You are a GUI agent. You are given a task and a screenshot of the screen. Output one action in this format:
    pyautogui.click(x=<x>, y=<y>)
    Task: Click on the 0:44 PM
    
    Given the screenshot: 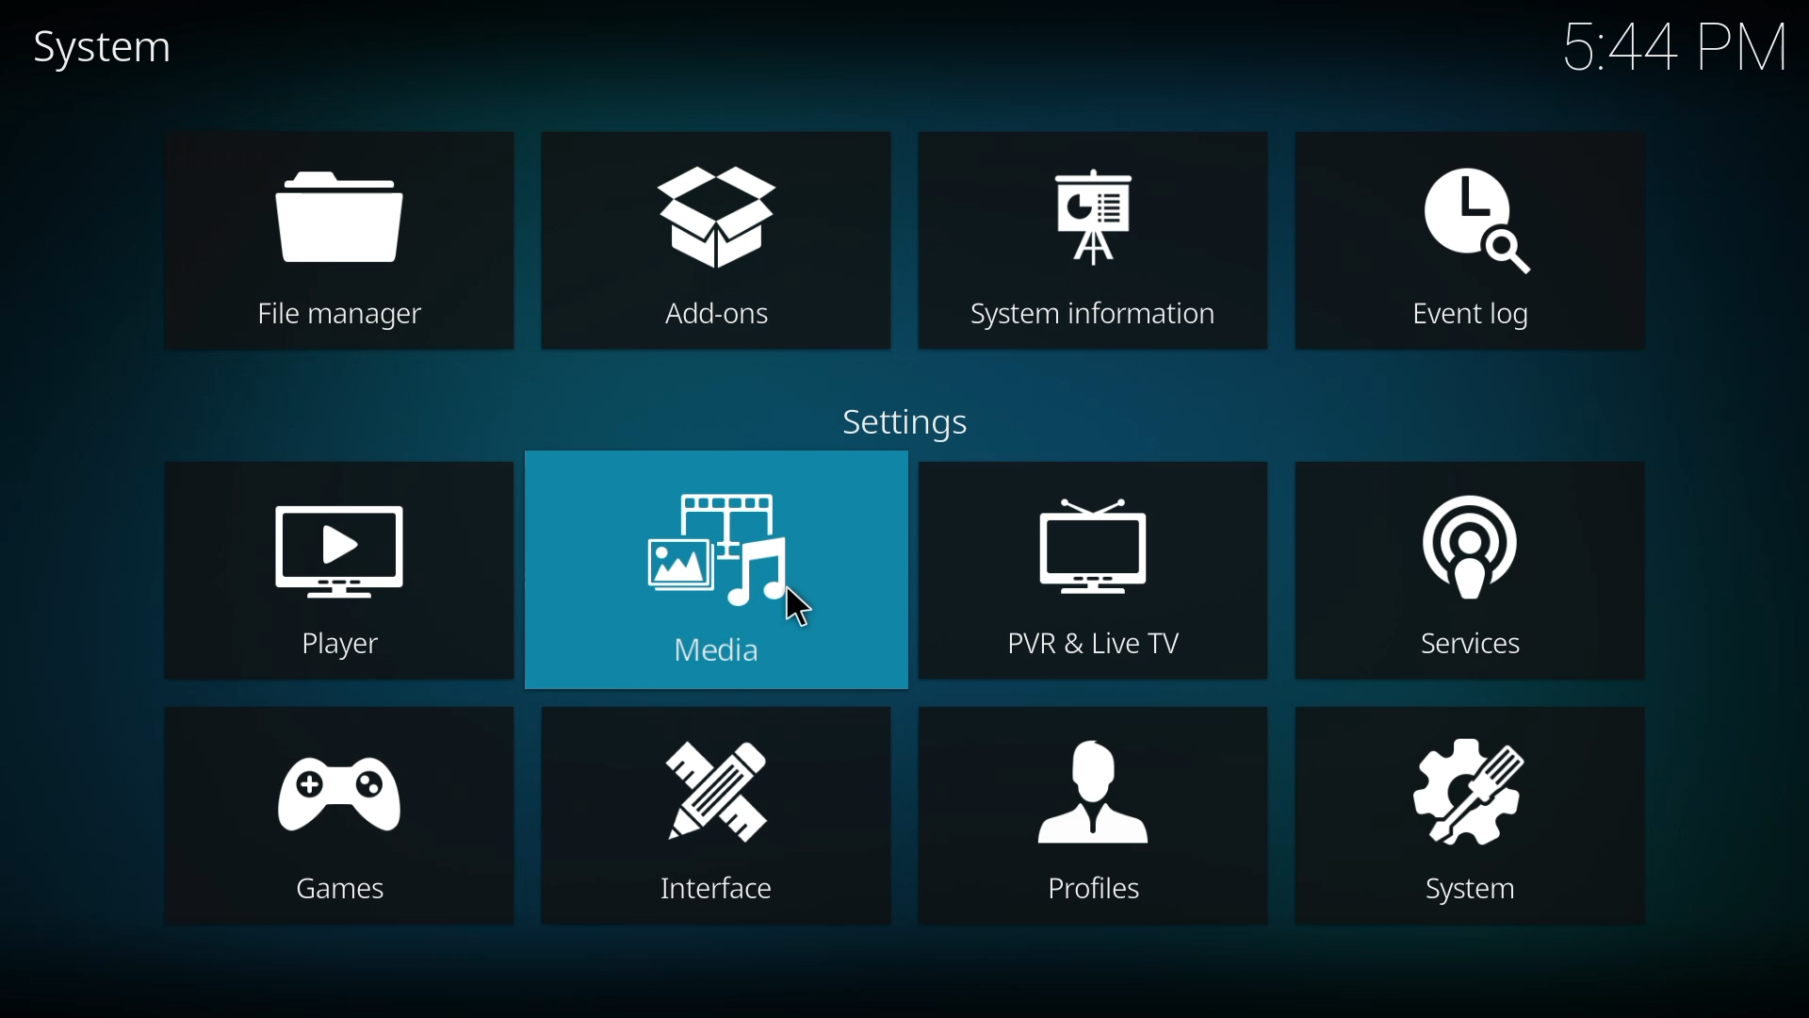 What is the action you would take?
    pyautogui.click(x=1675, y=53)
    